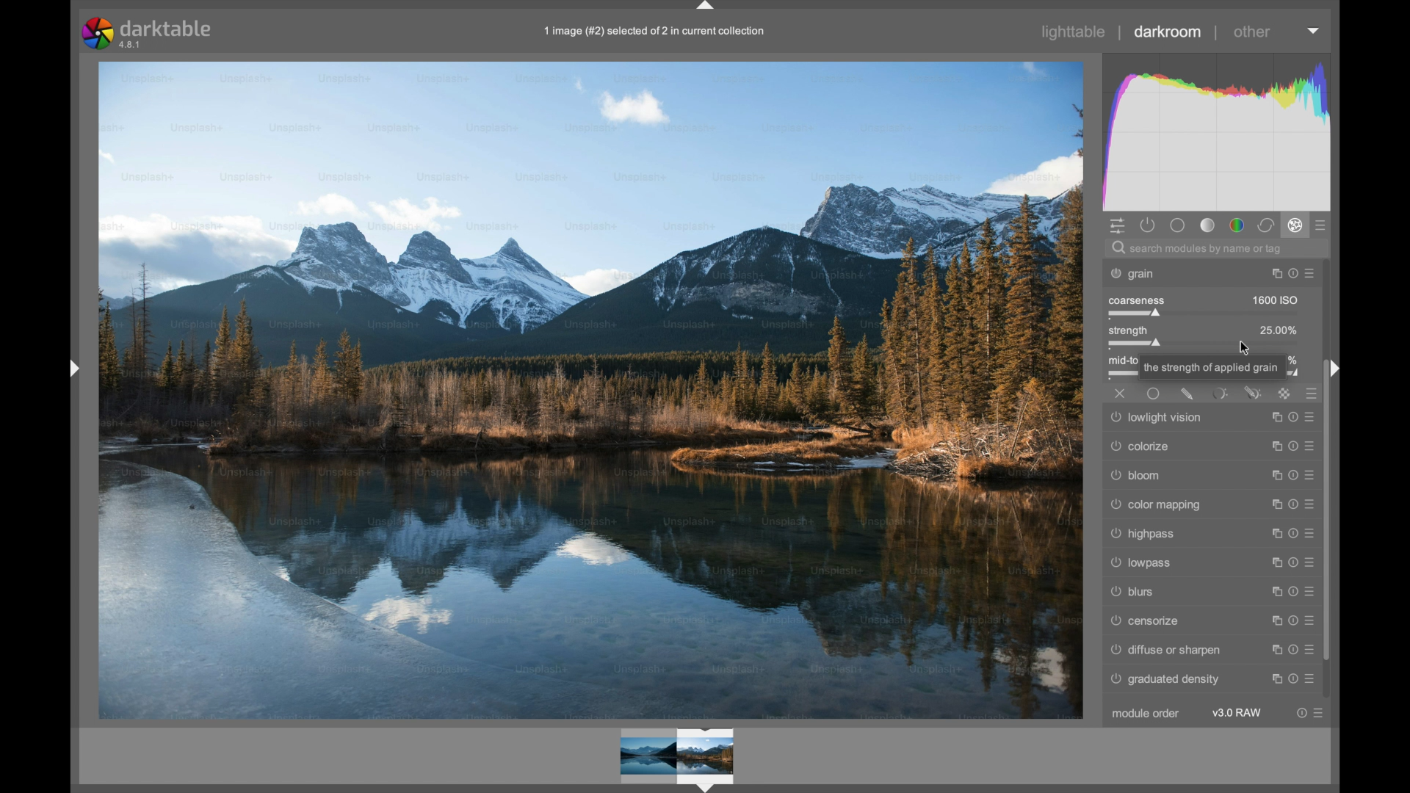 Image resolution: width=1410 pixels, height=793 pixels. Describe the element at coordinates (1290, 535) in the screenshot. I see `reset parameters` at that location.